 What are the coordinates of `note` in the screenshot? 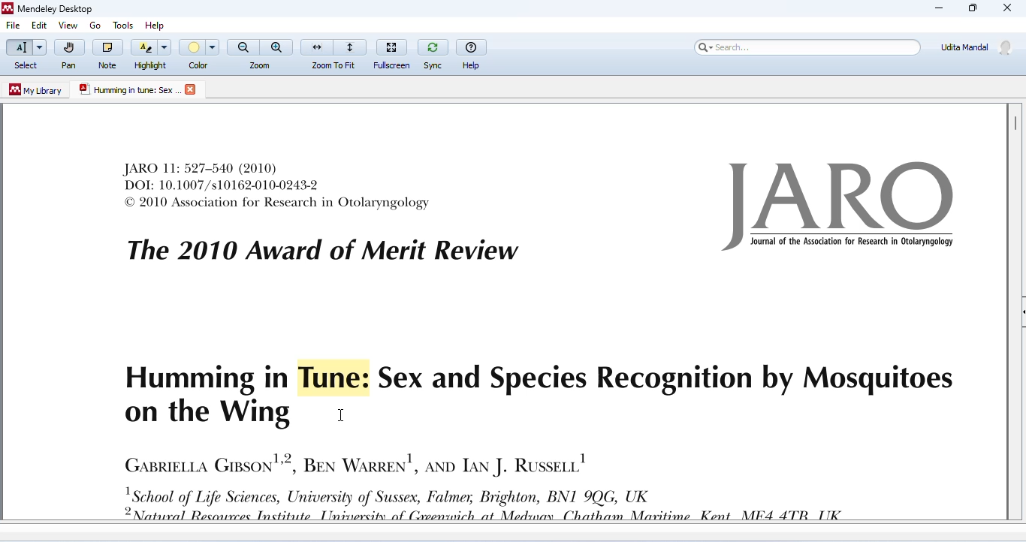 It's located at (107, 53).